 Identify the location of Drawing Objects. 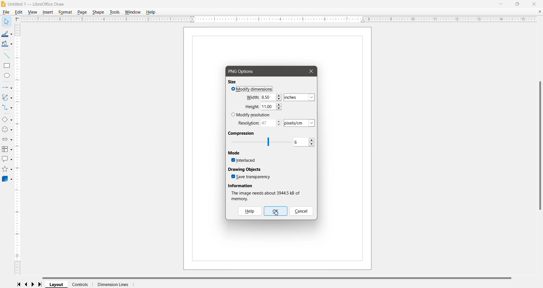
(245, 169).